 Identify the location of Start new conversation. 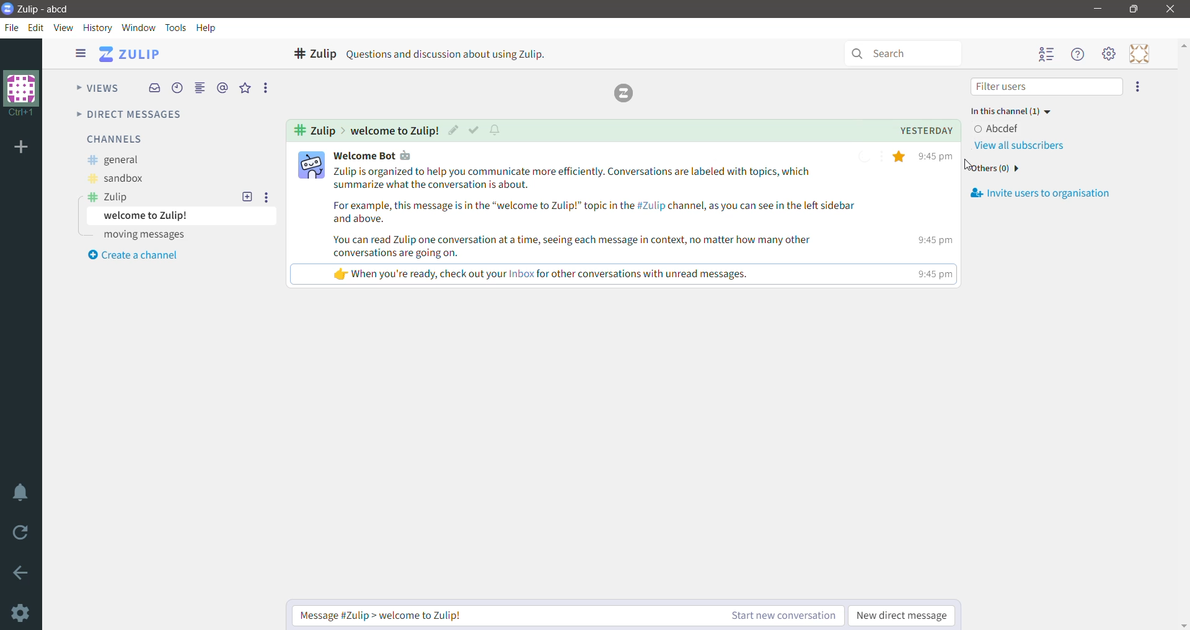
(770, 614).